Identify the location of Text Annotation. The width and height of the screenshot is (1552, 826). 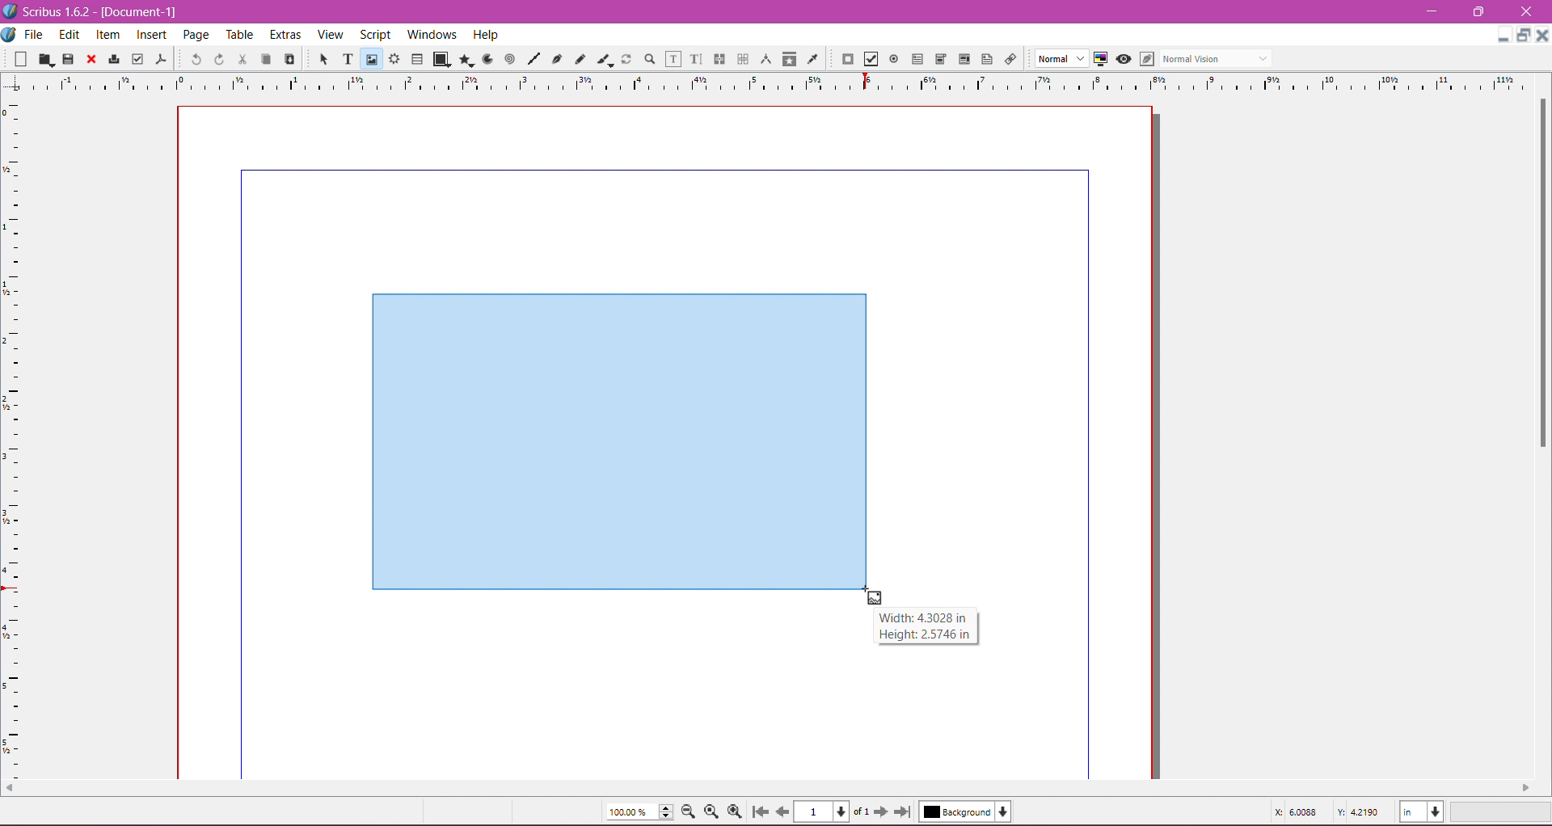
(987, 59).